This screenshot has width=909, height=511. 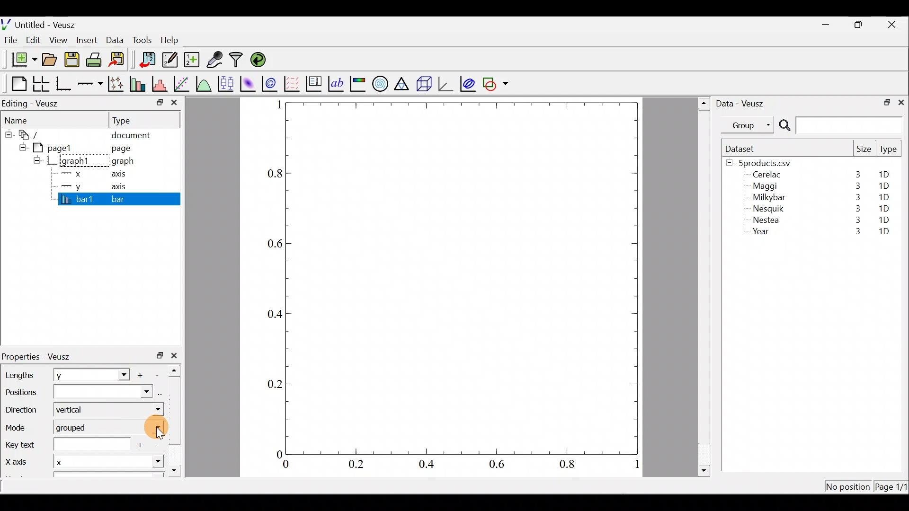 What do you see at coordinates (636, 466) in the screenshot?
I see `1` at bounding box center [636, 466].